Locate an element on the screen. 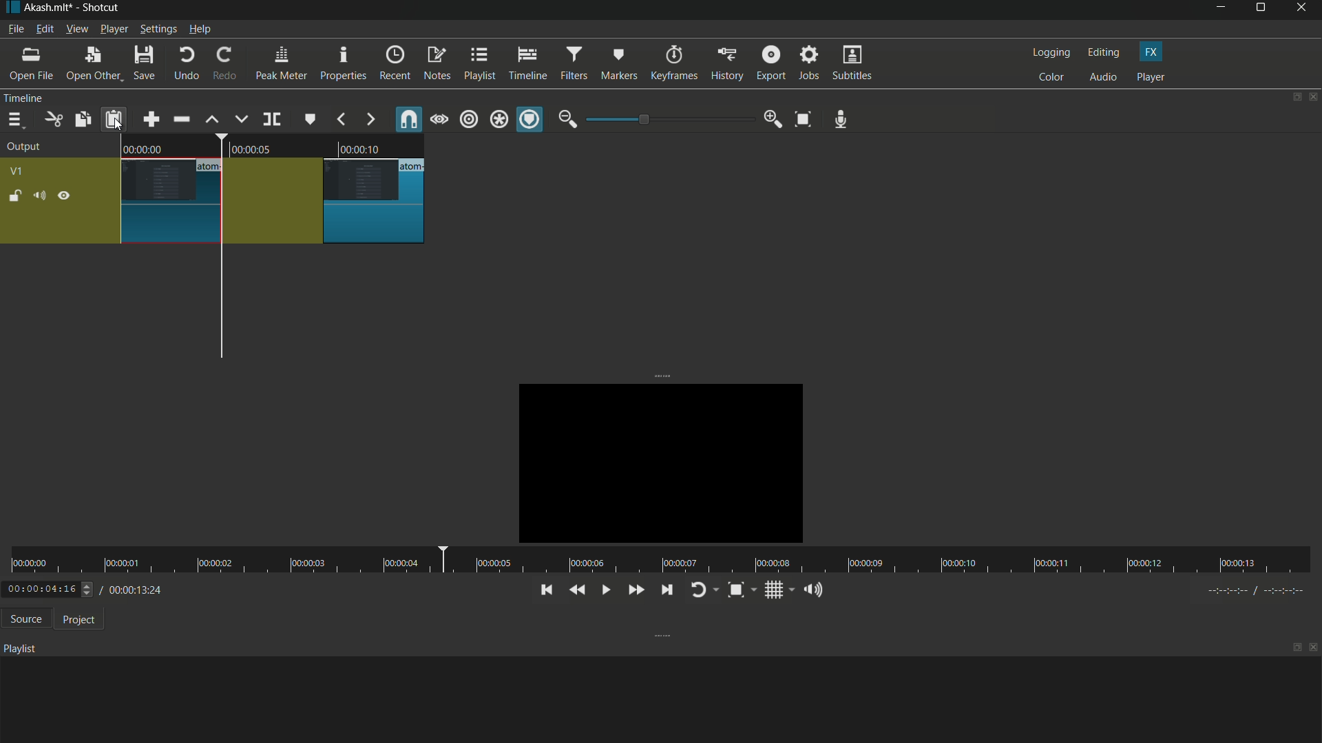 The image size is (1322, 743). open file is located at coordinates (30, 63).